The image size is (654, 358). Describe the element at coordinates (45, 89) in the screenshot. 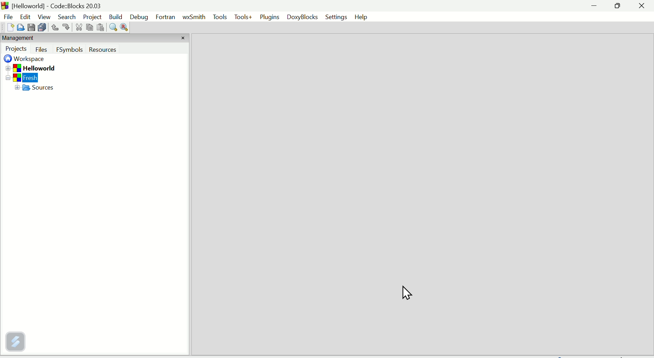

I see `Sources` at that location.